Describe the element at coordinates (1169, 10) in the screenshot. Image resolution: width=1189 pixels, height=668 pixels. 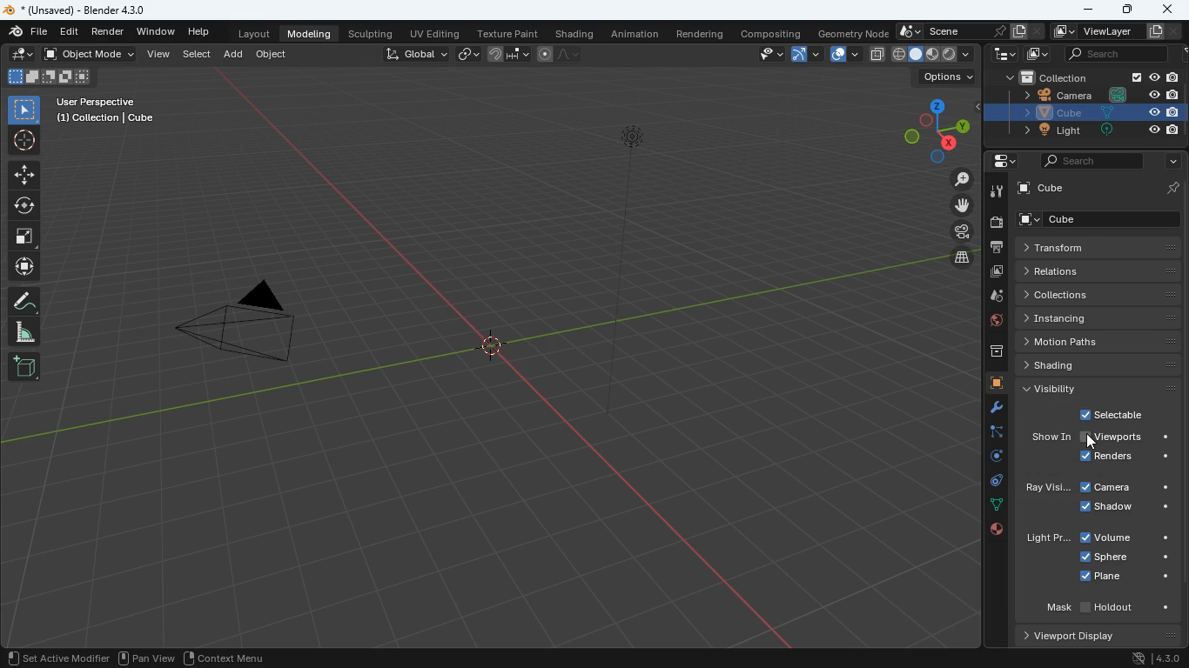
I see `close` at that location.